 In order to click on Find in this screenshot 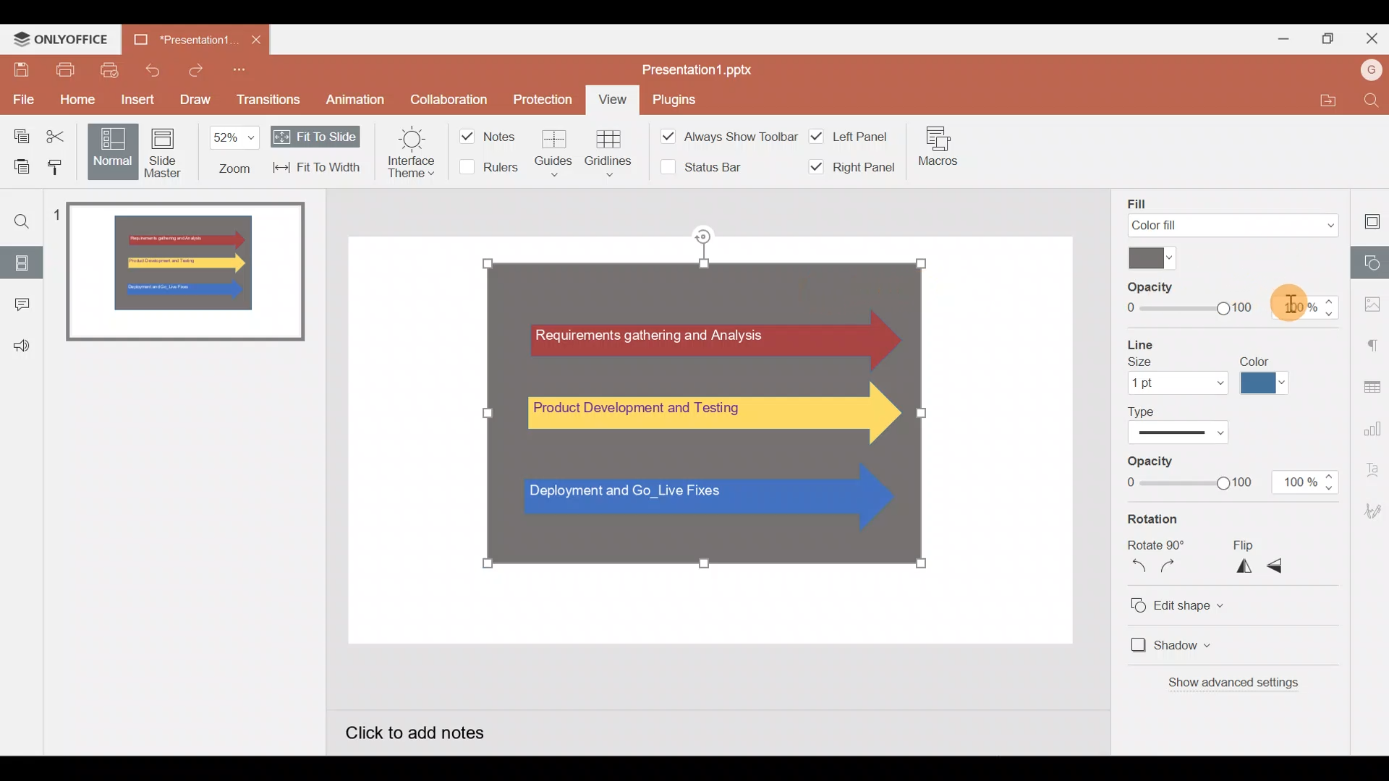, I will do `click(22, 219)`.